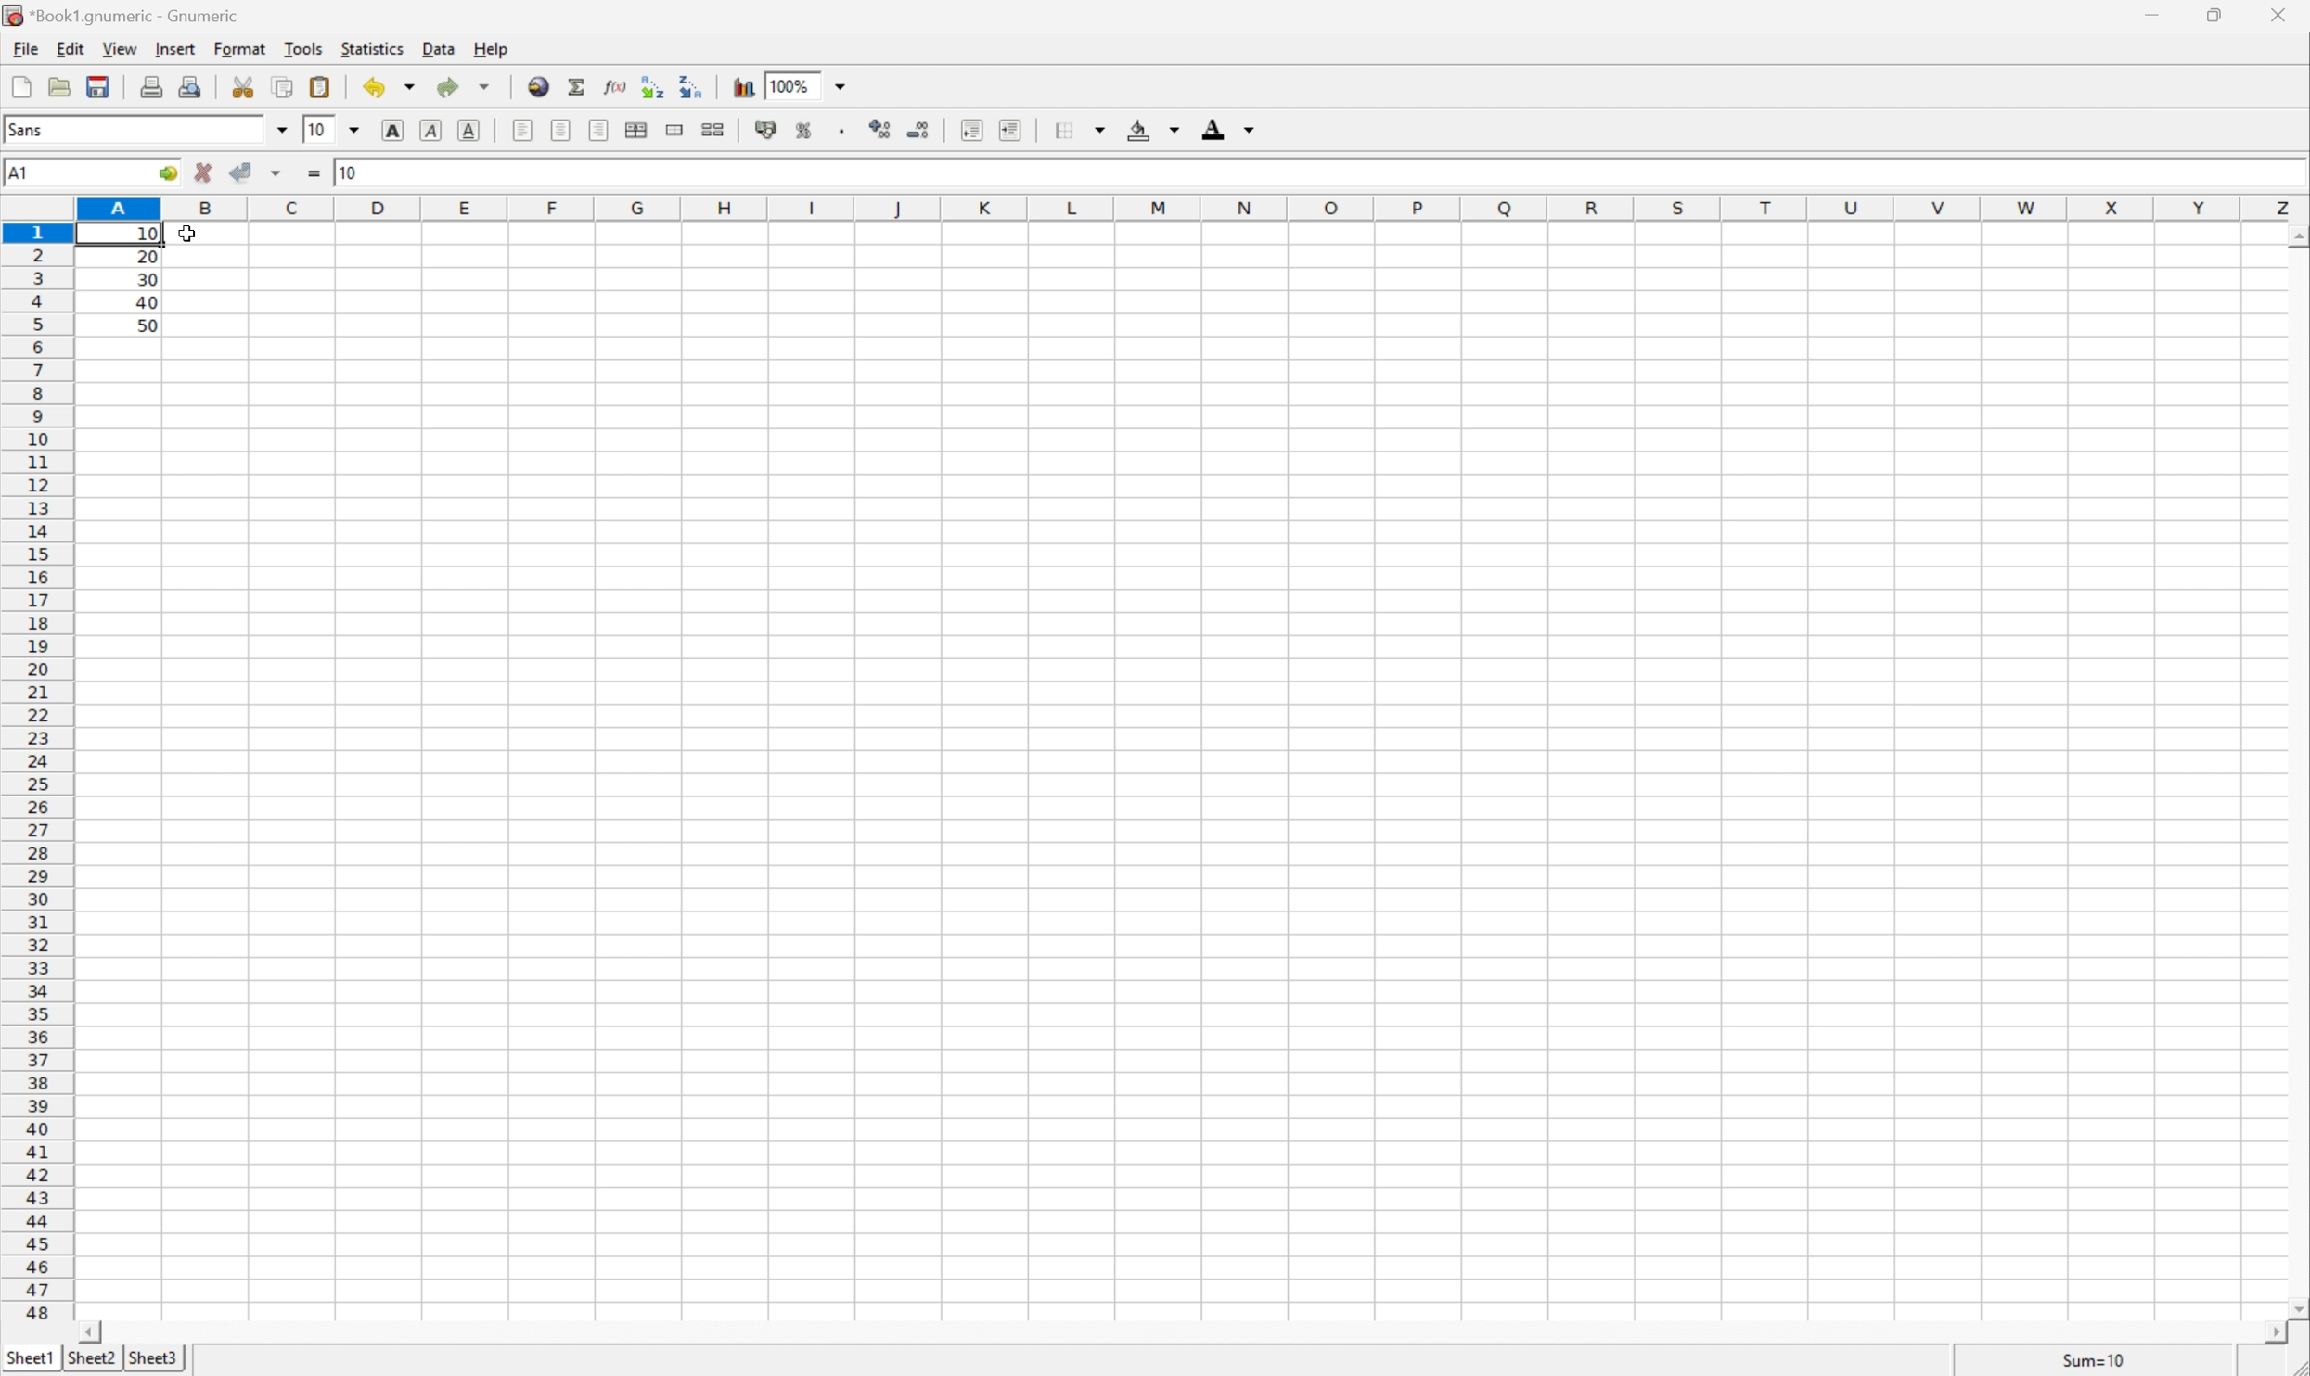 This screenshot has height=1376, width=2310. What do you see at coordinates (836, 132) in the screenshot?
I see `Set the format of the selected cells to include a thousands separator` at bounding box center [836, 132].